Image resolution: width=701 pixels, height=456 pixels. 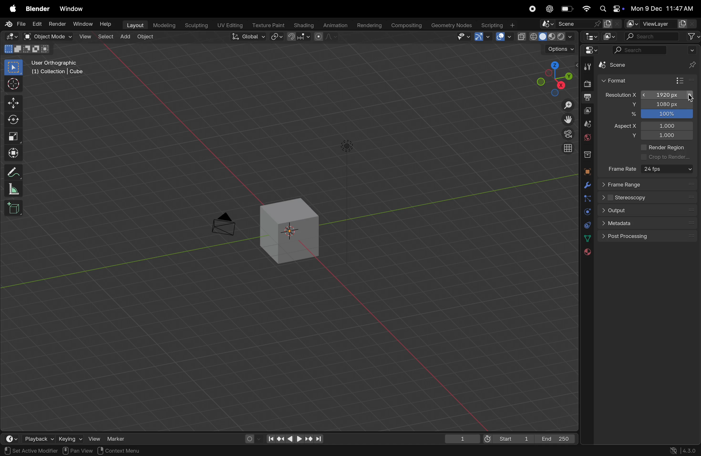 I want to click on maker, so click(x=119, y=437).